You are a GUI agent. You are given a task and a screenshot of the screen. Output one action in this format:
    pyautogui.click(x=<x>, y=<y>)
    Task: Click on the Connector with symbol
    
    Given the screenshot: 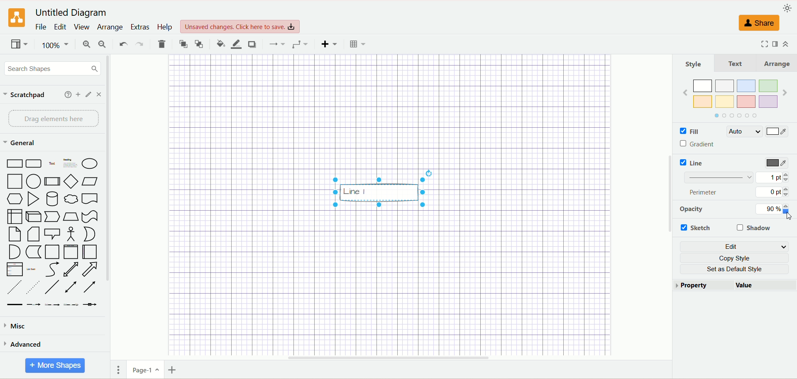 What is the action you would take?
    pyautogui.click(x=90, y=305)
    